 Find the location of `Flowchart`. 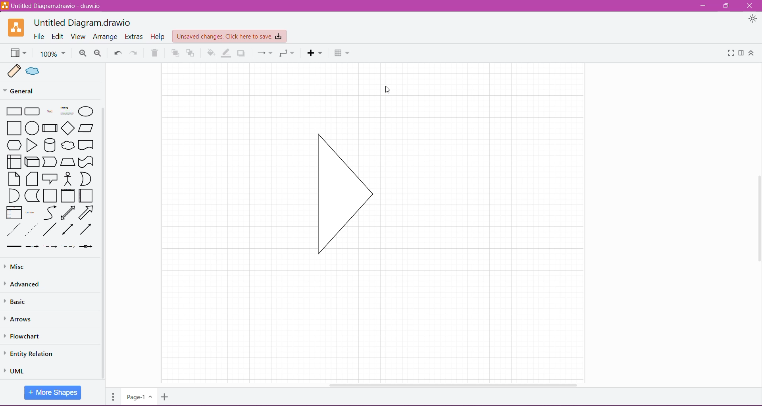

Flowchart is located at coordinates (23, 336).